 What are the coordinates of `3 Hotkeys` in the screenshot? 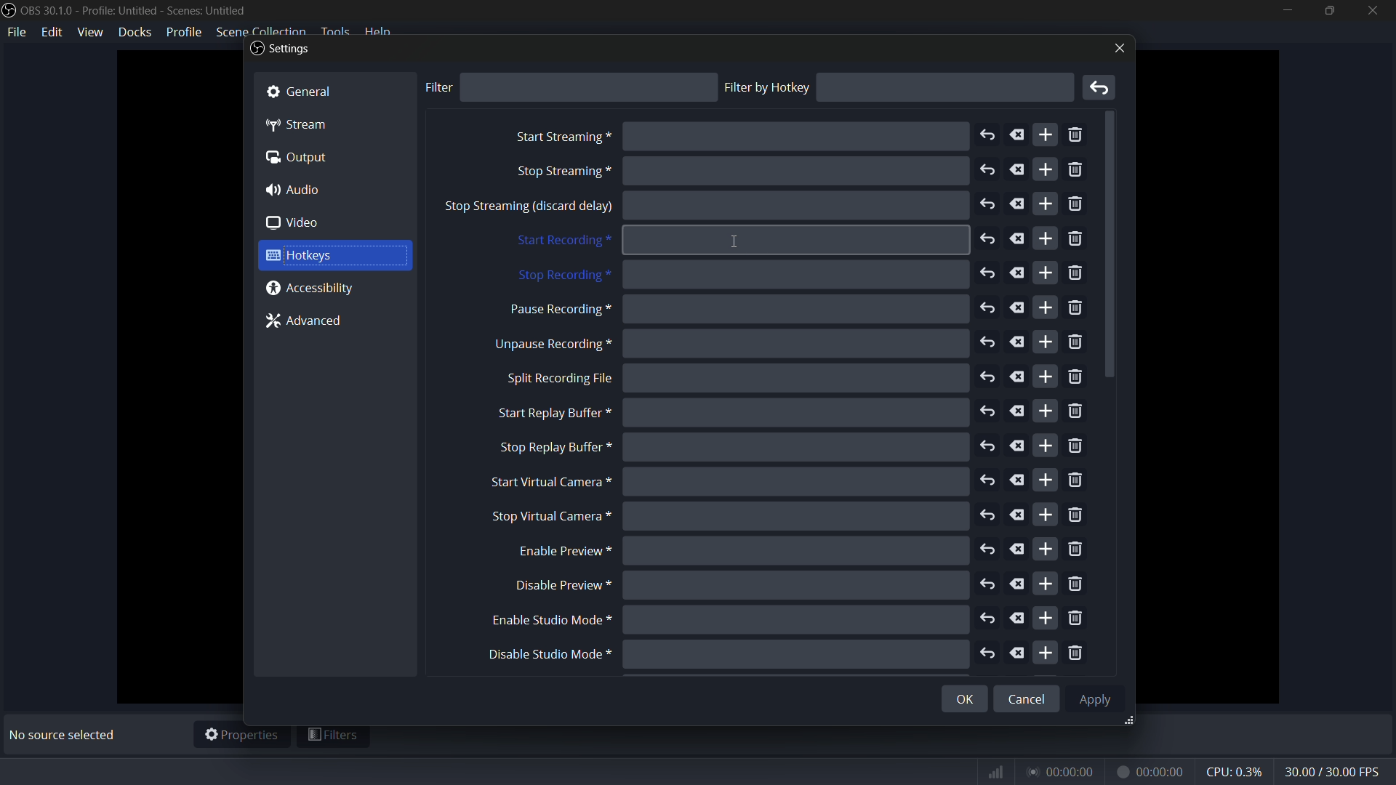 It's located at (321, 256).